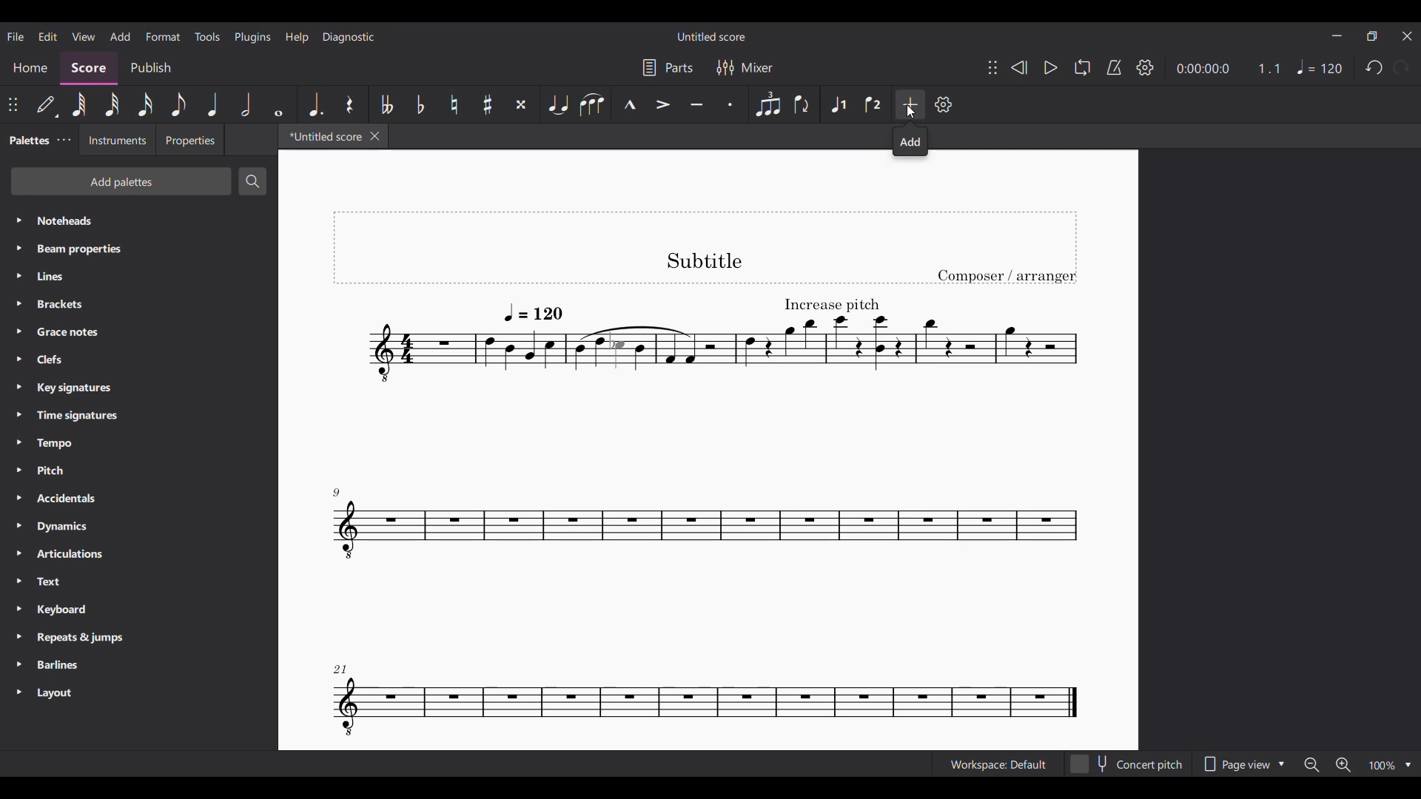 The image size is (1421, 799). I want to click on Toggle natural, so click(454, 104).